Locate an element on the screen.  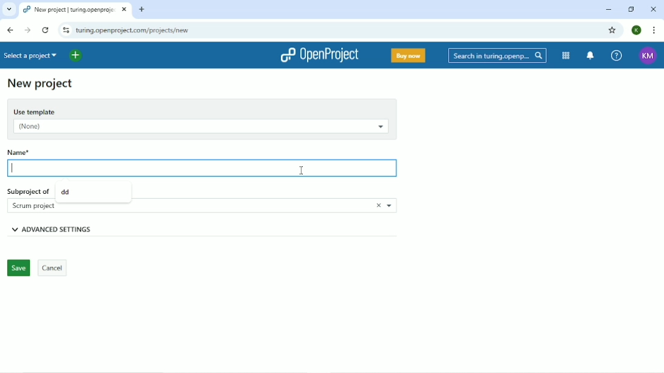
OpenProject is located at coordinates (320, 55).